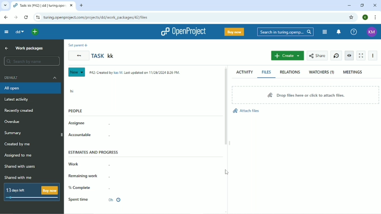 The height and width of the screenshot is (214, 381). What do you see at coordinates (288, 55) in the screenshot?
I see `Create` at bounding box center [288, 55].